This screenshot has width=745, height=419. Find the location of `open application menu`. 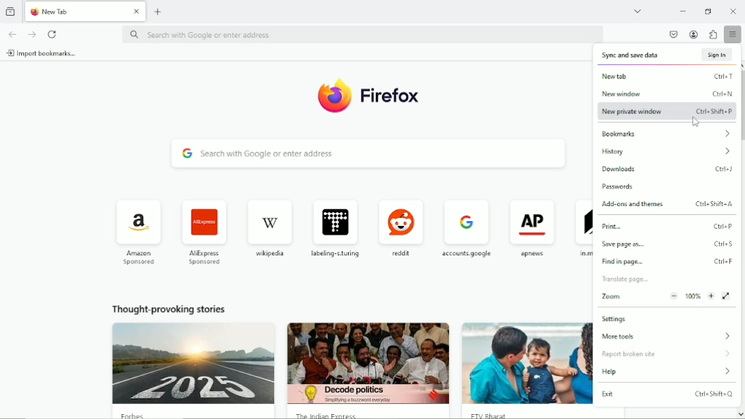

open application menu is located at coordinates (733, 35).